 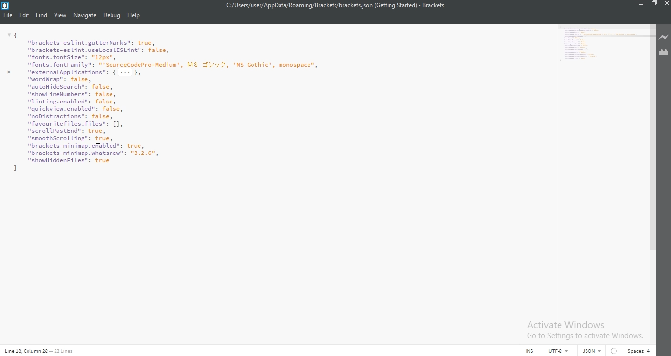 What do you see at coordinates (590, 351) in the screenshot?
I see `JSON` at bounding box center [590, 351].